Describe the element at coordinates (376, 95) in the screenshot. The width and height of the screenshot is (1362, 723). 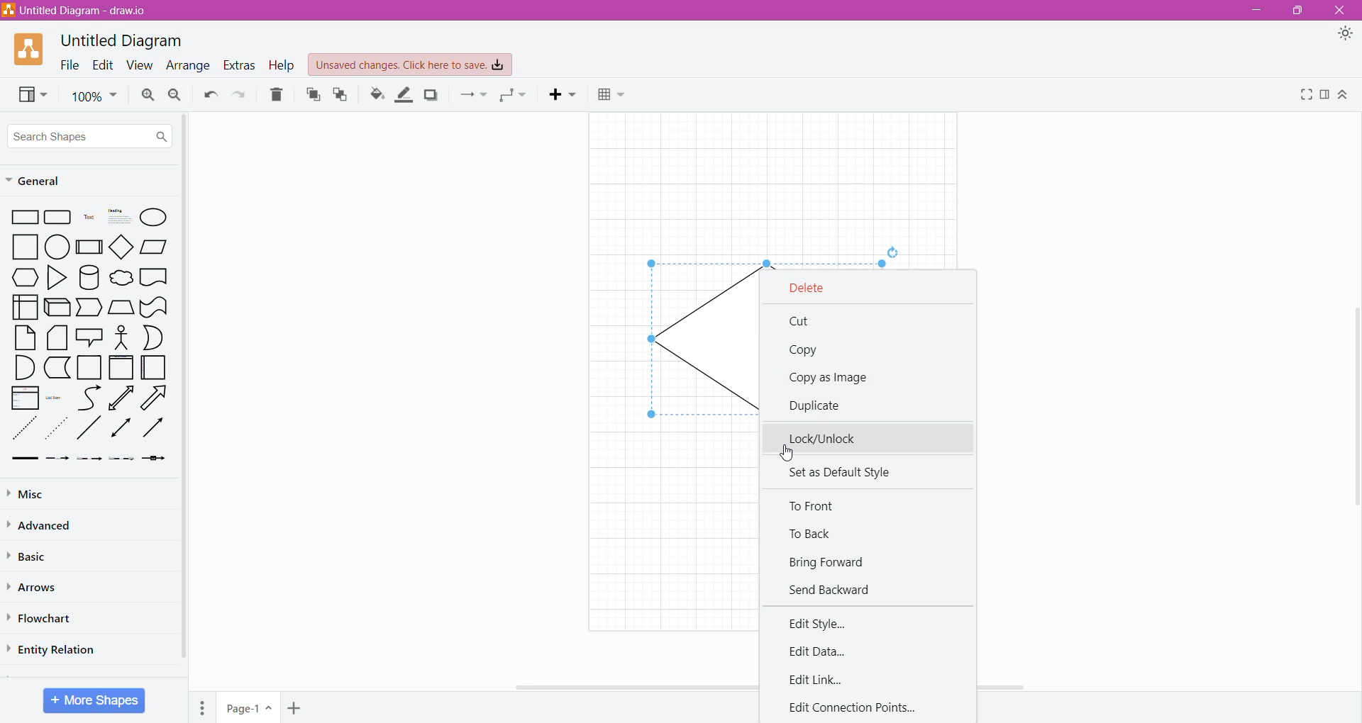
I see `Fill Color` at that location.